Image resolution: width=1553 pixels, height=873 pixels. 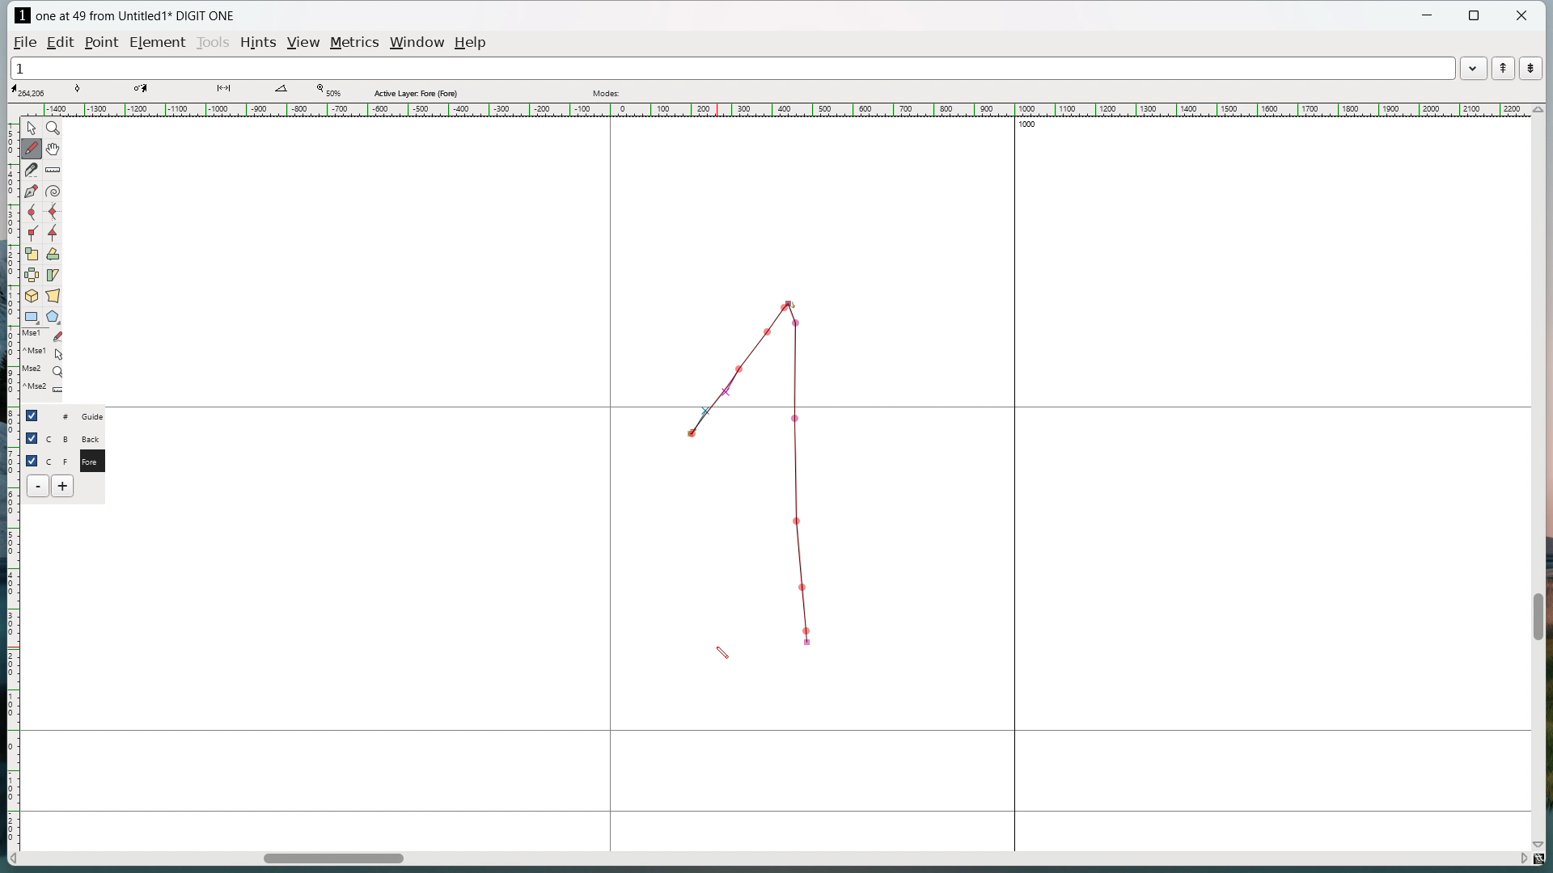 I want to click on close, so click(x=1521, y=15).